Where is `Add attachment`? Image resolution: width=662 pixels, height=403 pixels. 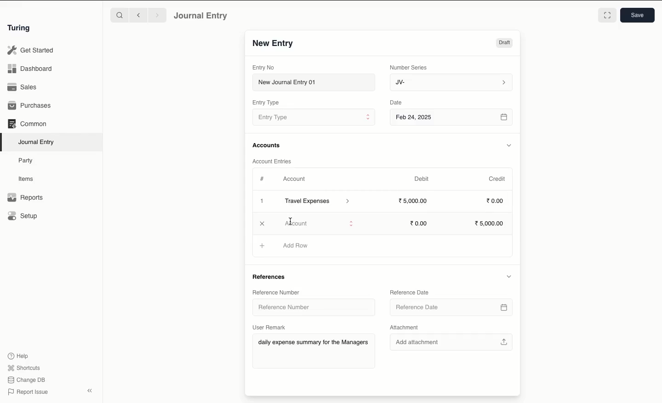
Add attachment is located at coordinates (452, 340).